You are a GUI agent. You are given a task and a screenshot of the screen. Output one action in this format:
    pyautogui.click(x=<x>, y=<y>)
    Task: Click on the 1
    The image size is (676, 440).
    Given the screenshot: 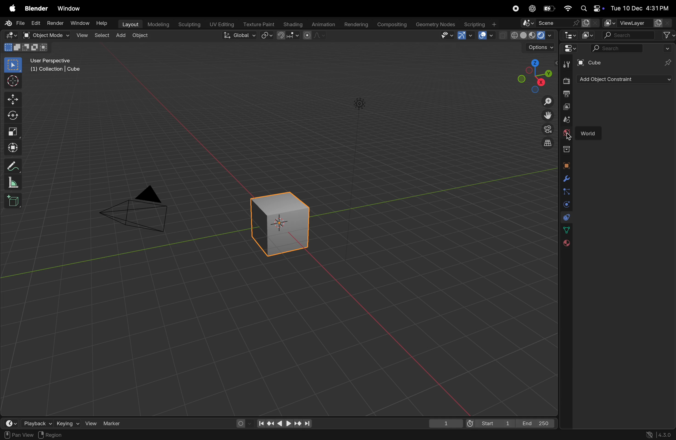 What is the action you would take?
    pyautogui.click(x=445, y=422)
    